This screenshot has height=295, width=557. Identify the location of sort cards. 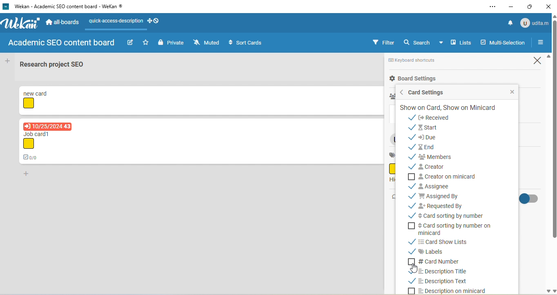
(245, 42).